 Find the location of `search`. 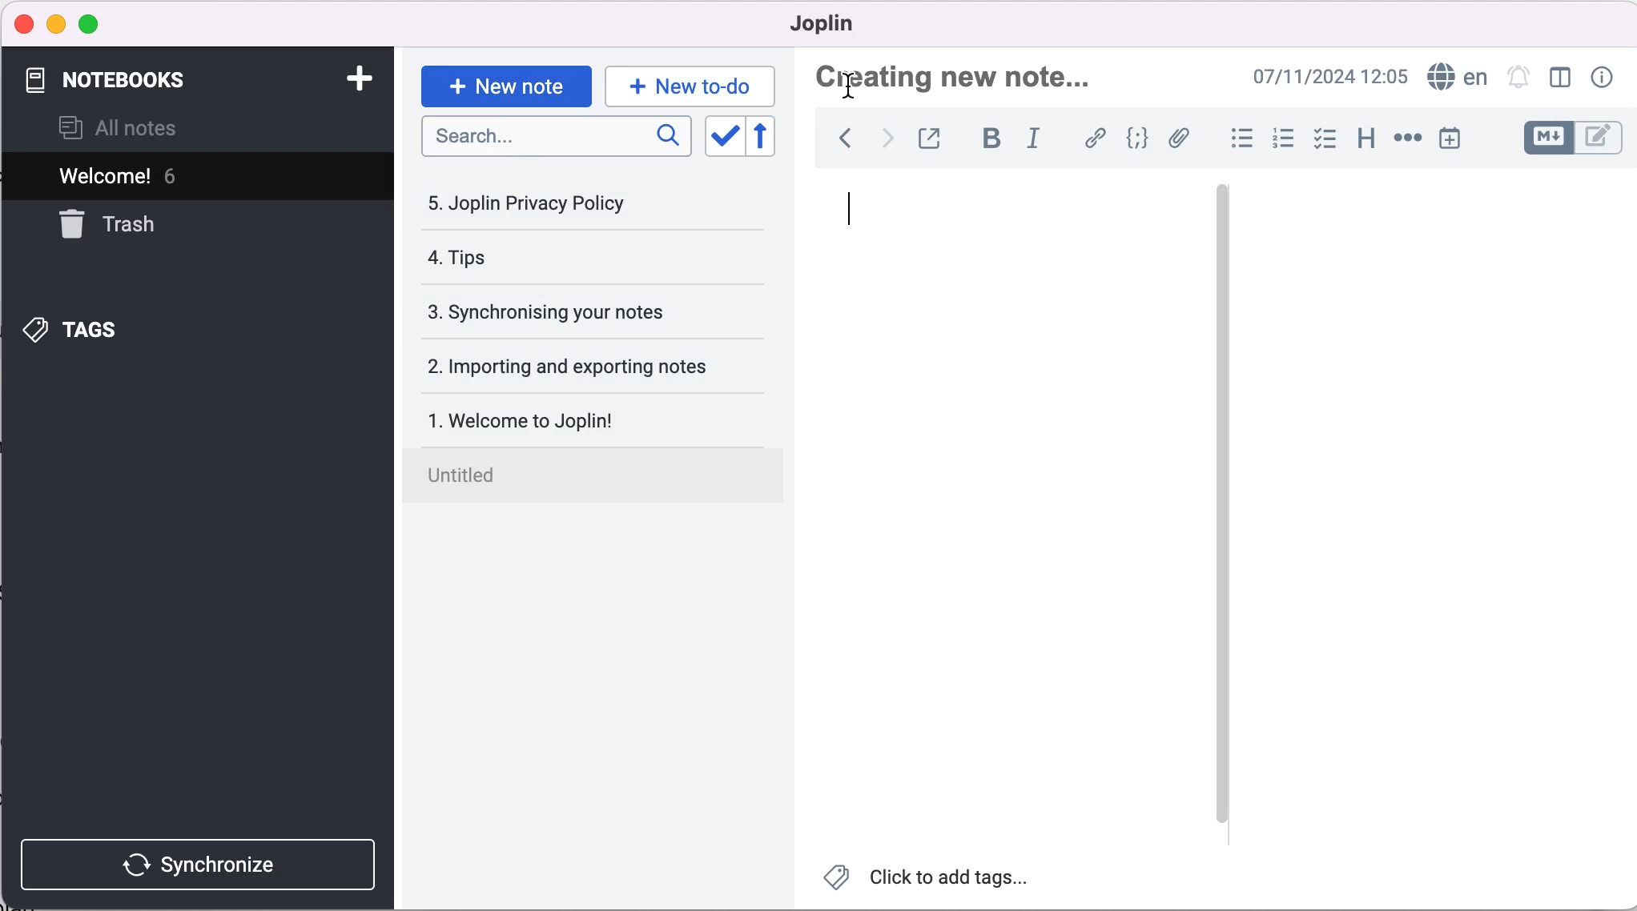

search is located at coordinates (553, 138).